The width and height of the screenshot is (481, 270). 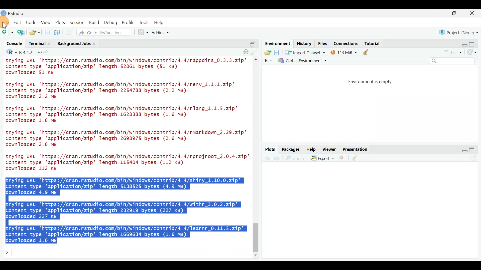 I want to click on RStudio, so click(x=15, y=13).